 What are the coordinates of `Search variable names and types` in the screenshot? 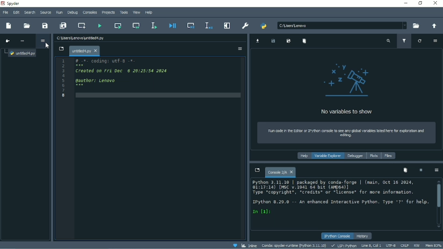 It's located at (389, 41).